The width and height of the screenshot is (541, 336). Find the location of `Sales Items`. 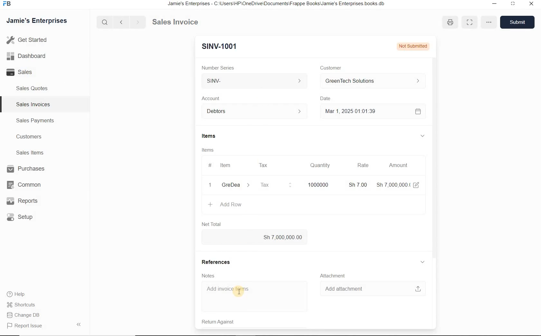

Sales Items is located at coordinates (28, 153).